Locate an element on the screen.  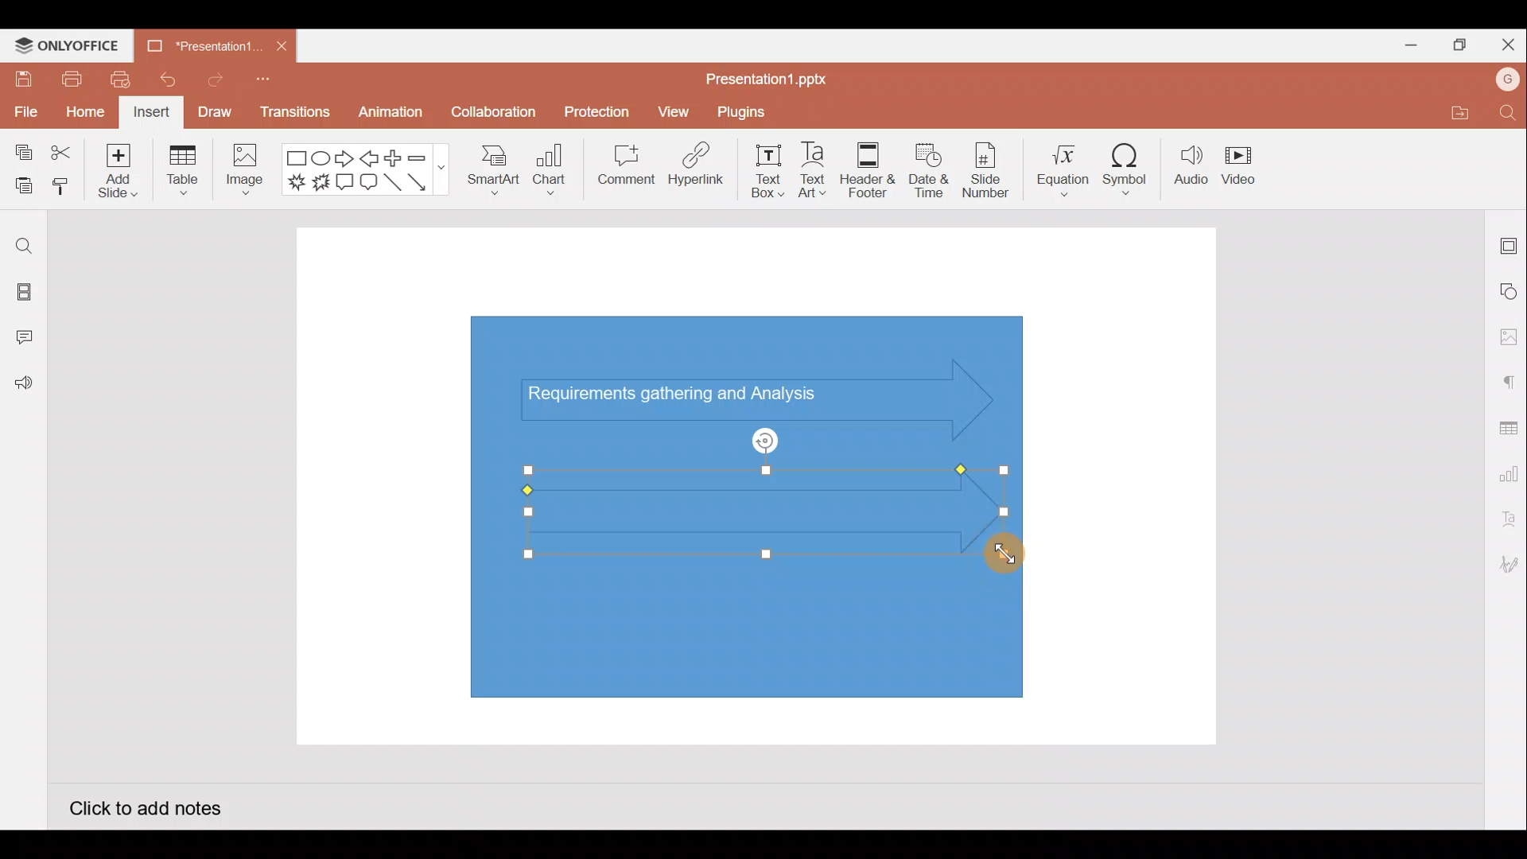
Ellipse is located at coordinates (323, 158).